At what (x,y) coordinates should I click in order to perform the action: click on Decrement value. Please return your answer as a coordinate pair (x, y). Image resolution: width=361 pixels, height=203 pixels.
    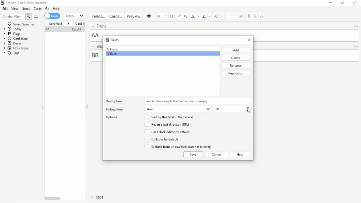
    Looking at the image, I should click on (248, 110).